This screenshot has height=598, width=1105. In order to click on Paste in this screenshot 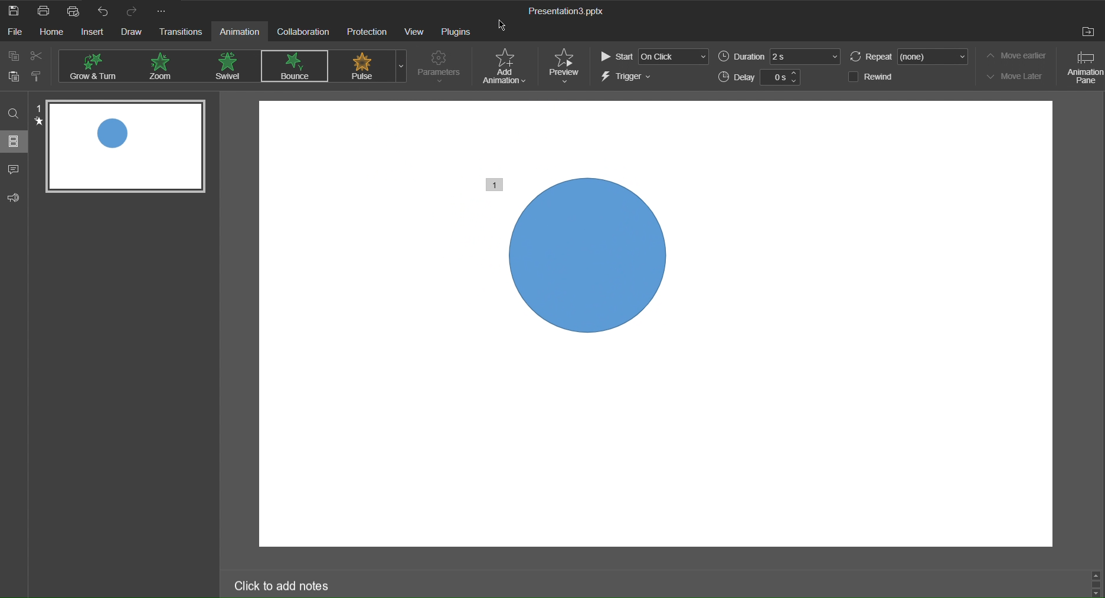, I will do `click(14, 79)`.